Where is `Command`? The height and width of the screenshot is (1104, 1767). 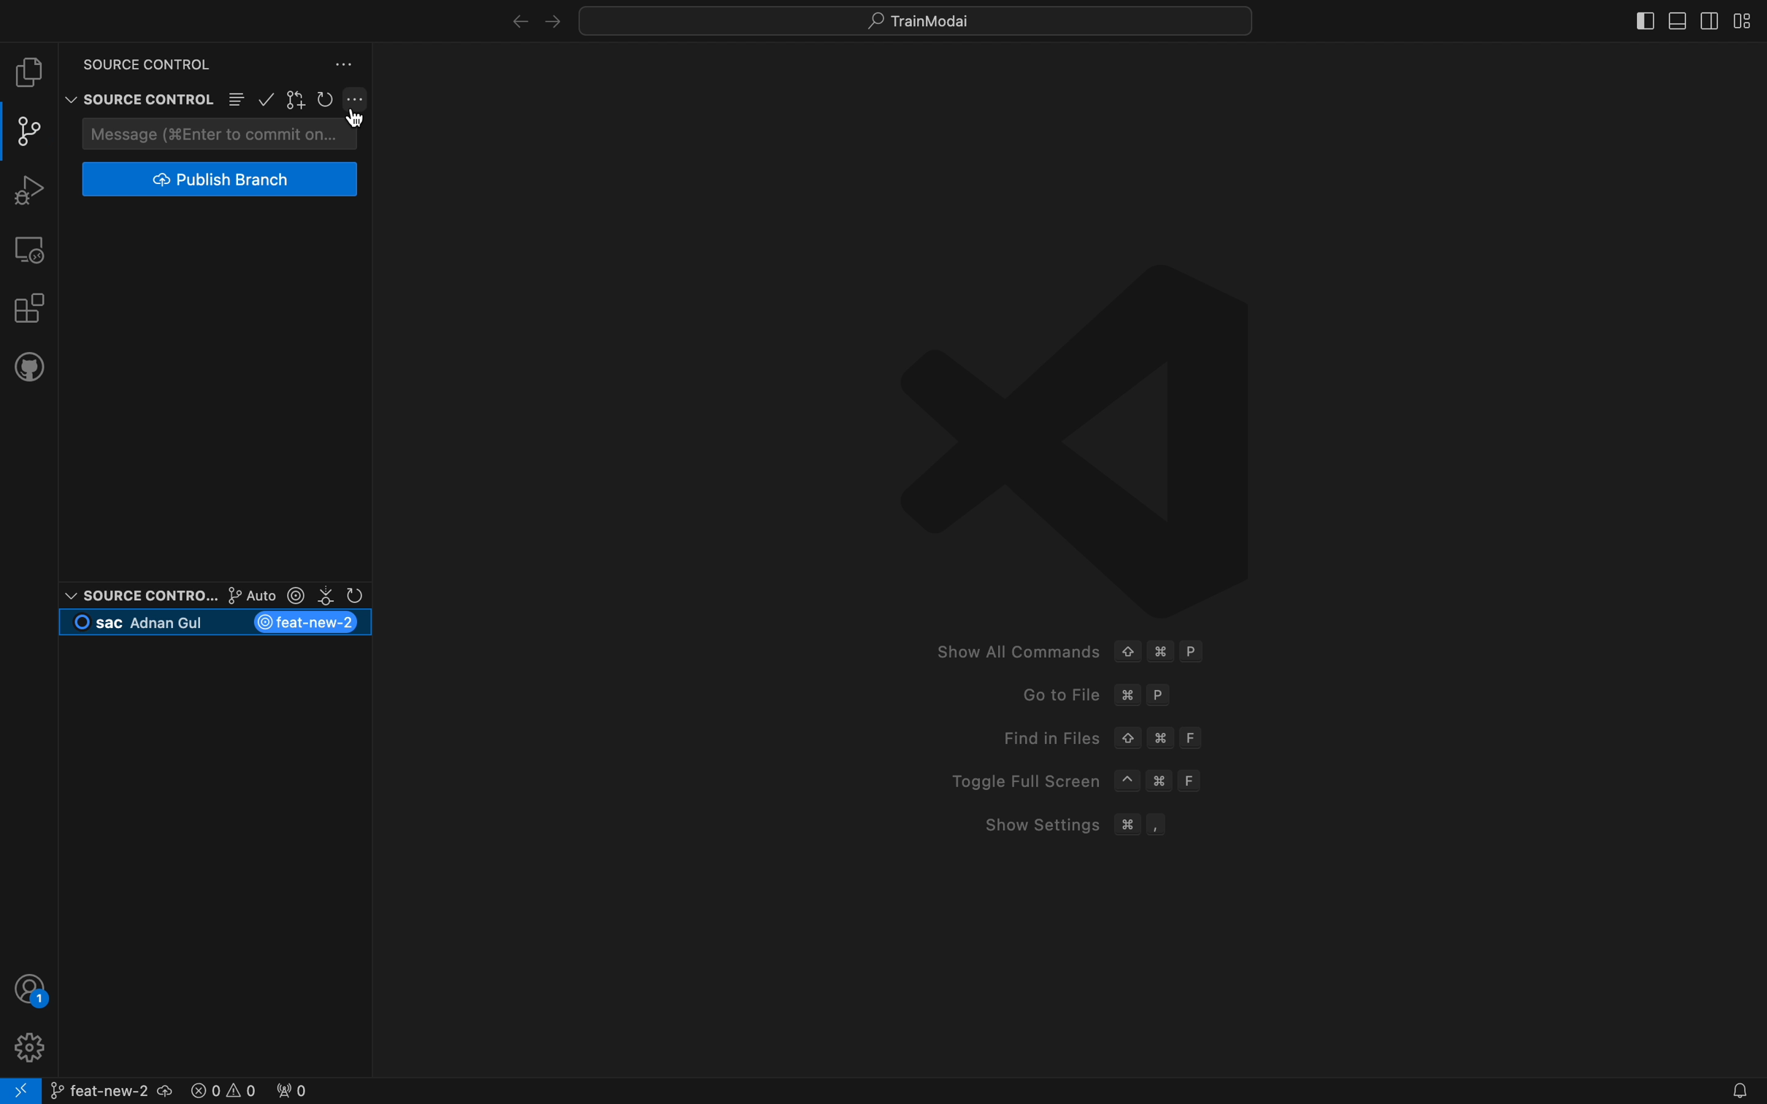
Command is located at coordinates (1127, 824).